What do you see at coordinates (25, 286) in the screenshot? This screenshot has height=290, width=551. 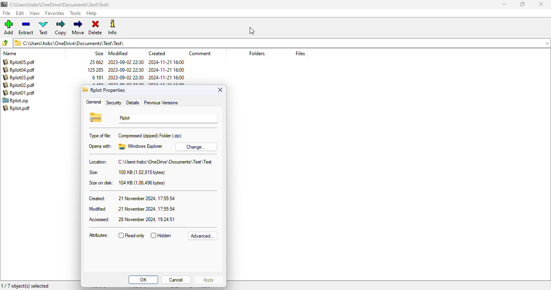 I see `1/7 object(s) selected` at bounding box center [25, 286].